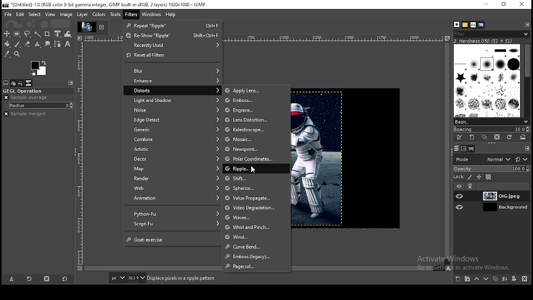 This screenshot has height=300, width=533. I want to click on device status, so click(14, 83).